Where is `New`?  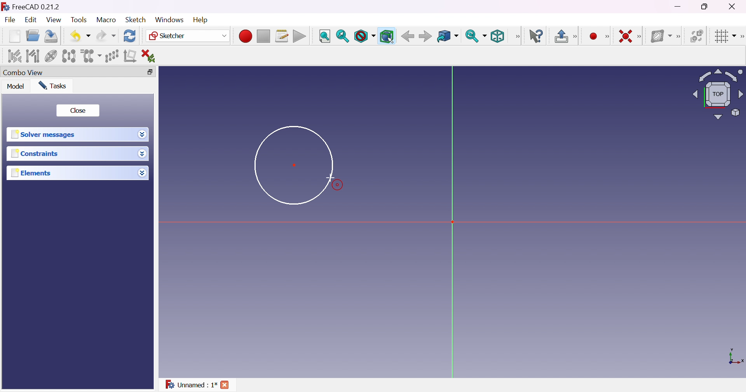
New is located at coordinates (14, 36).